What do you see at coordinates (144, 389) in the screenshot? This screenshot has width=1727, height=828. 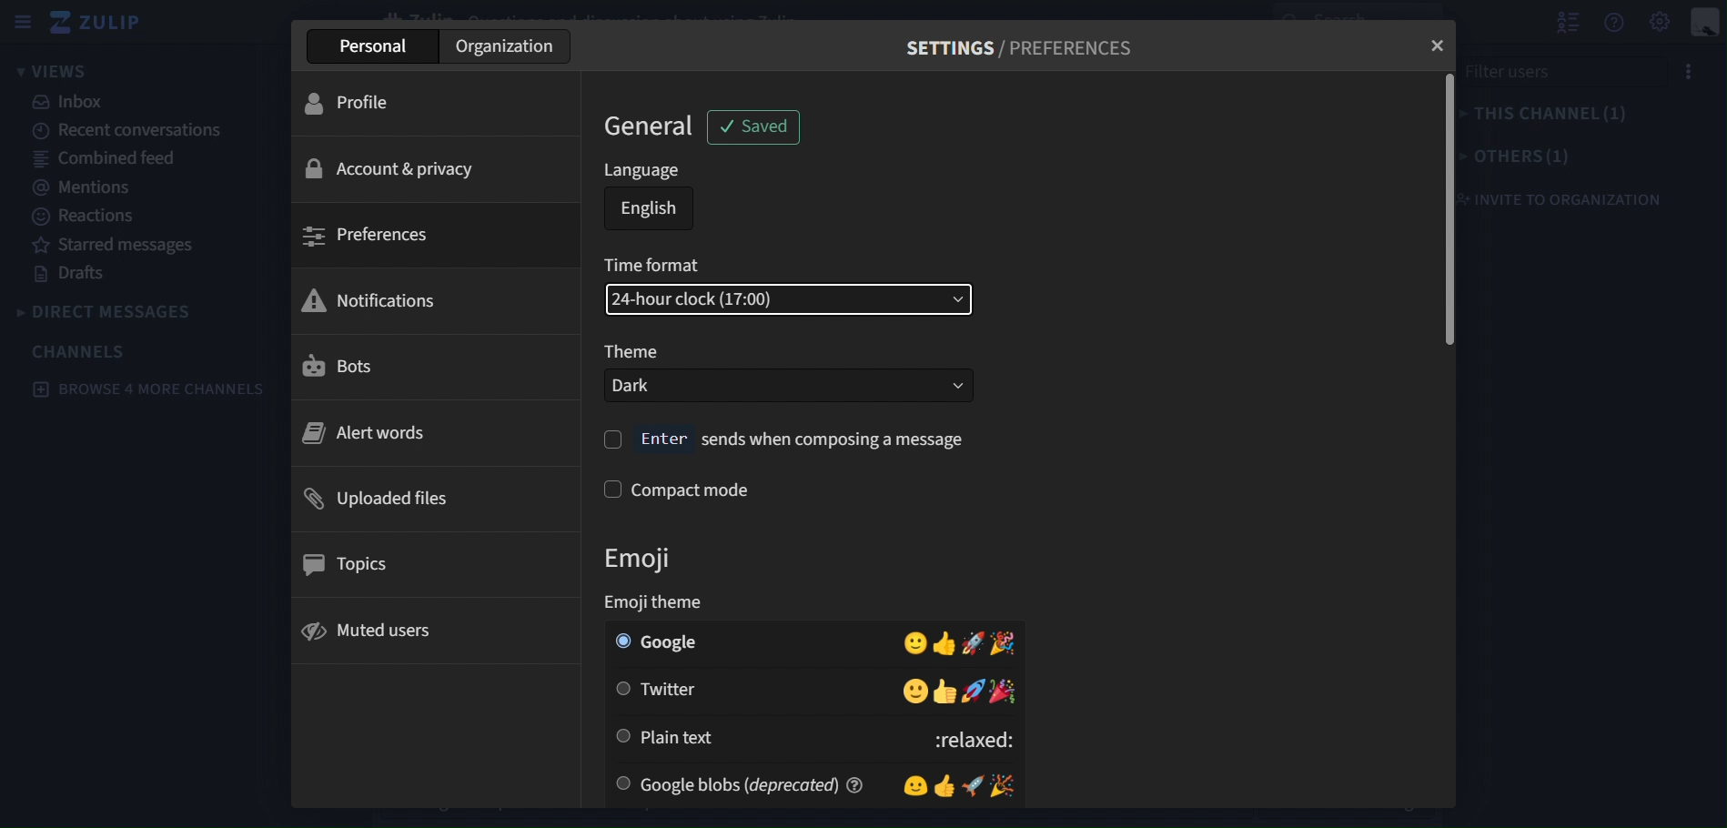 I see `browse 4 more channels` at bounding box center [144, 389].